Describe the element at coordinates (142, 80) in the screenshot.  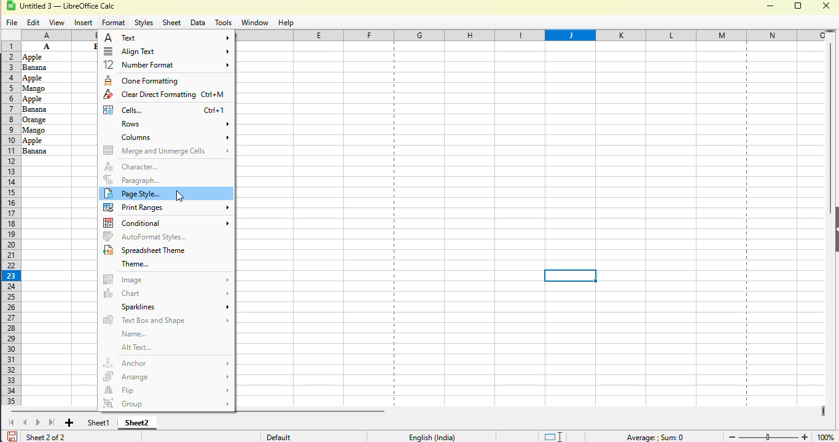
I see `clone formatting` at that location.